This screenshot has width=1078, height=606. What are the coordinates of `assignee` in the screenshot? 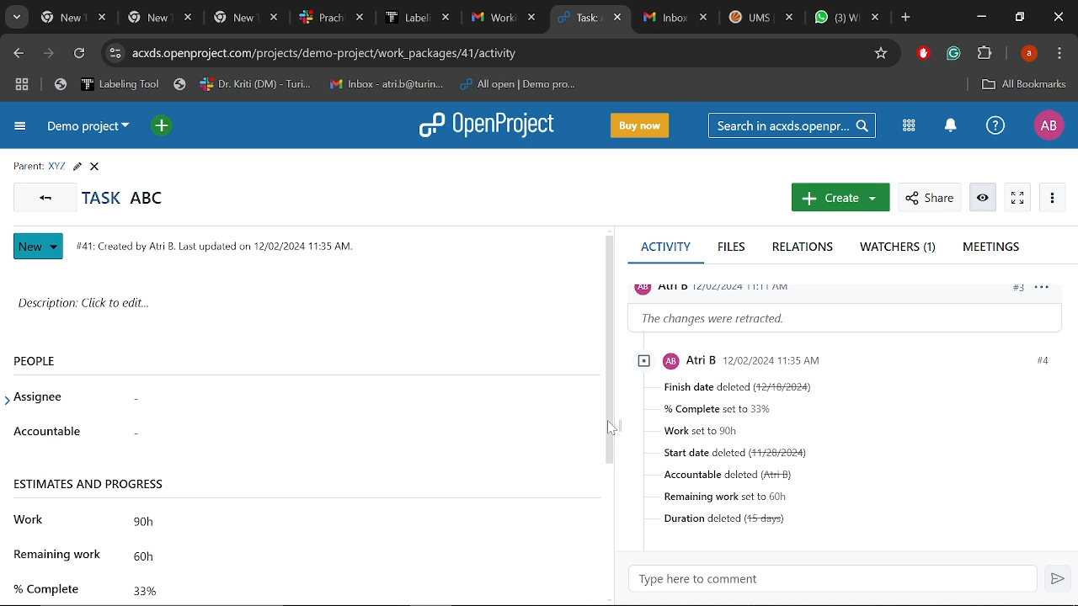 It's located at (37, 400).